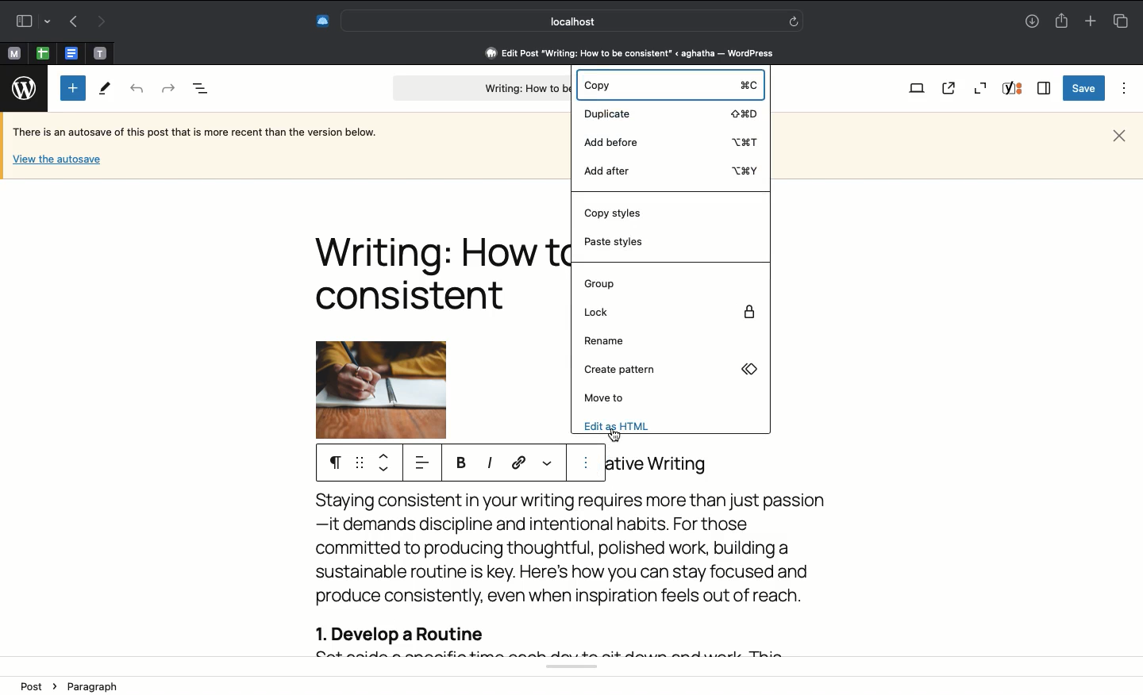 The image size is (1143, 695). I want to click on Extensions, so click(321, 19).